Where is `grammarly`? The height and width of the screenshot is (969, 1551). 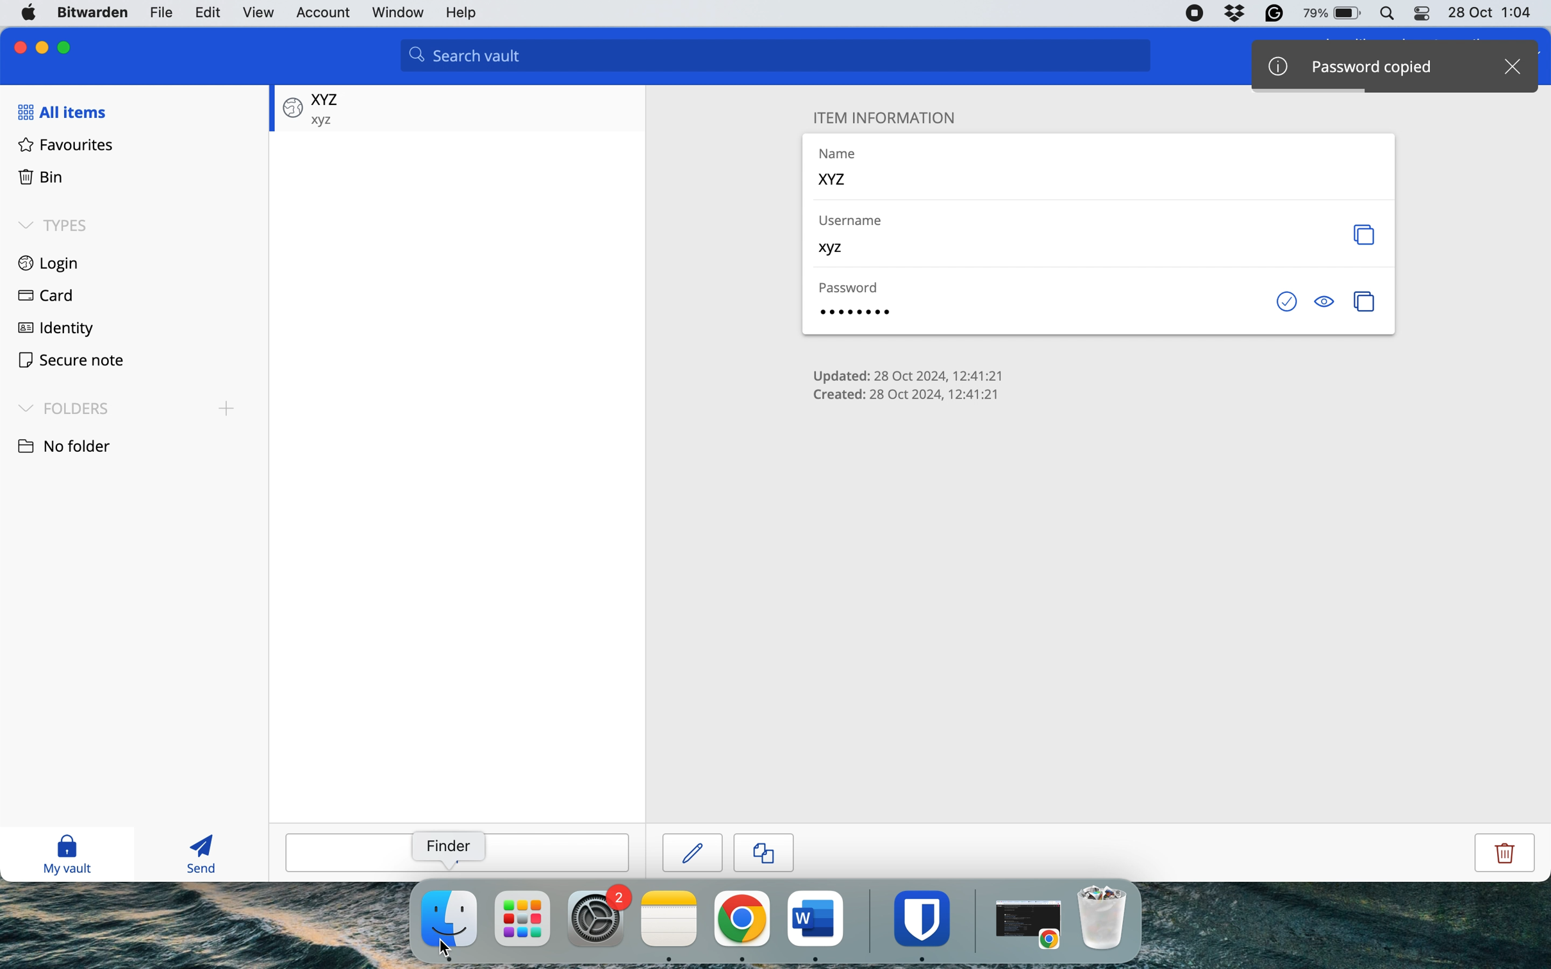
grammarly is located at coordinates (1272, 13).